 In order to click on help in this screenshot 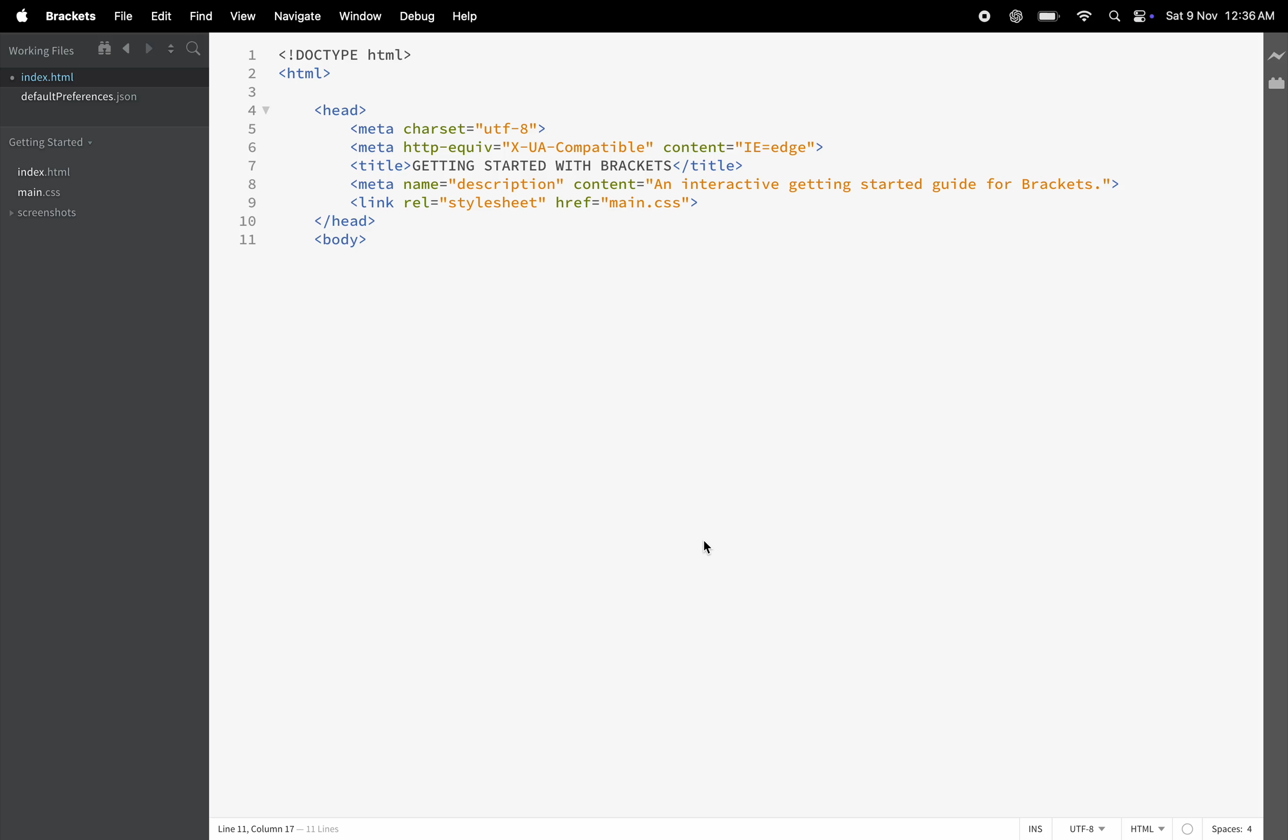, I will do `click(463, 18)`.